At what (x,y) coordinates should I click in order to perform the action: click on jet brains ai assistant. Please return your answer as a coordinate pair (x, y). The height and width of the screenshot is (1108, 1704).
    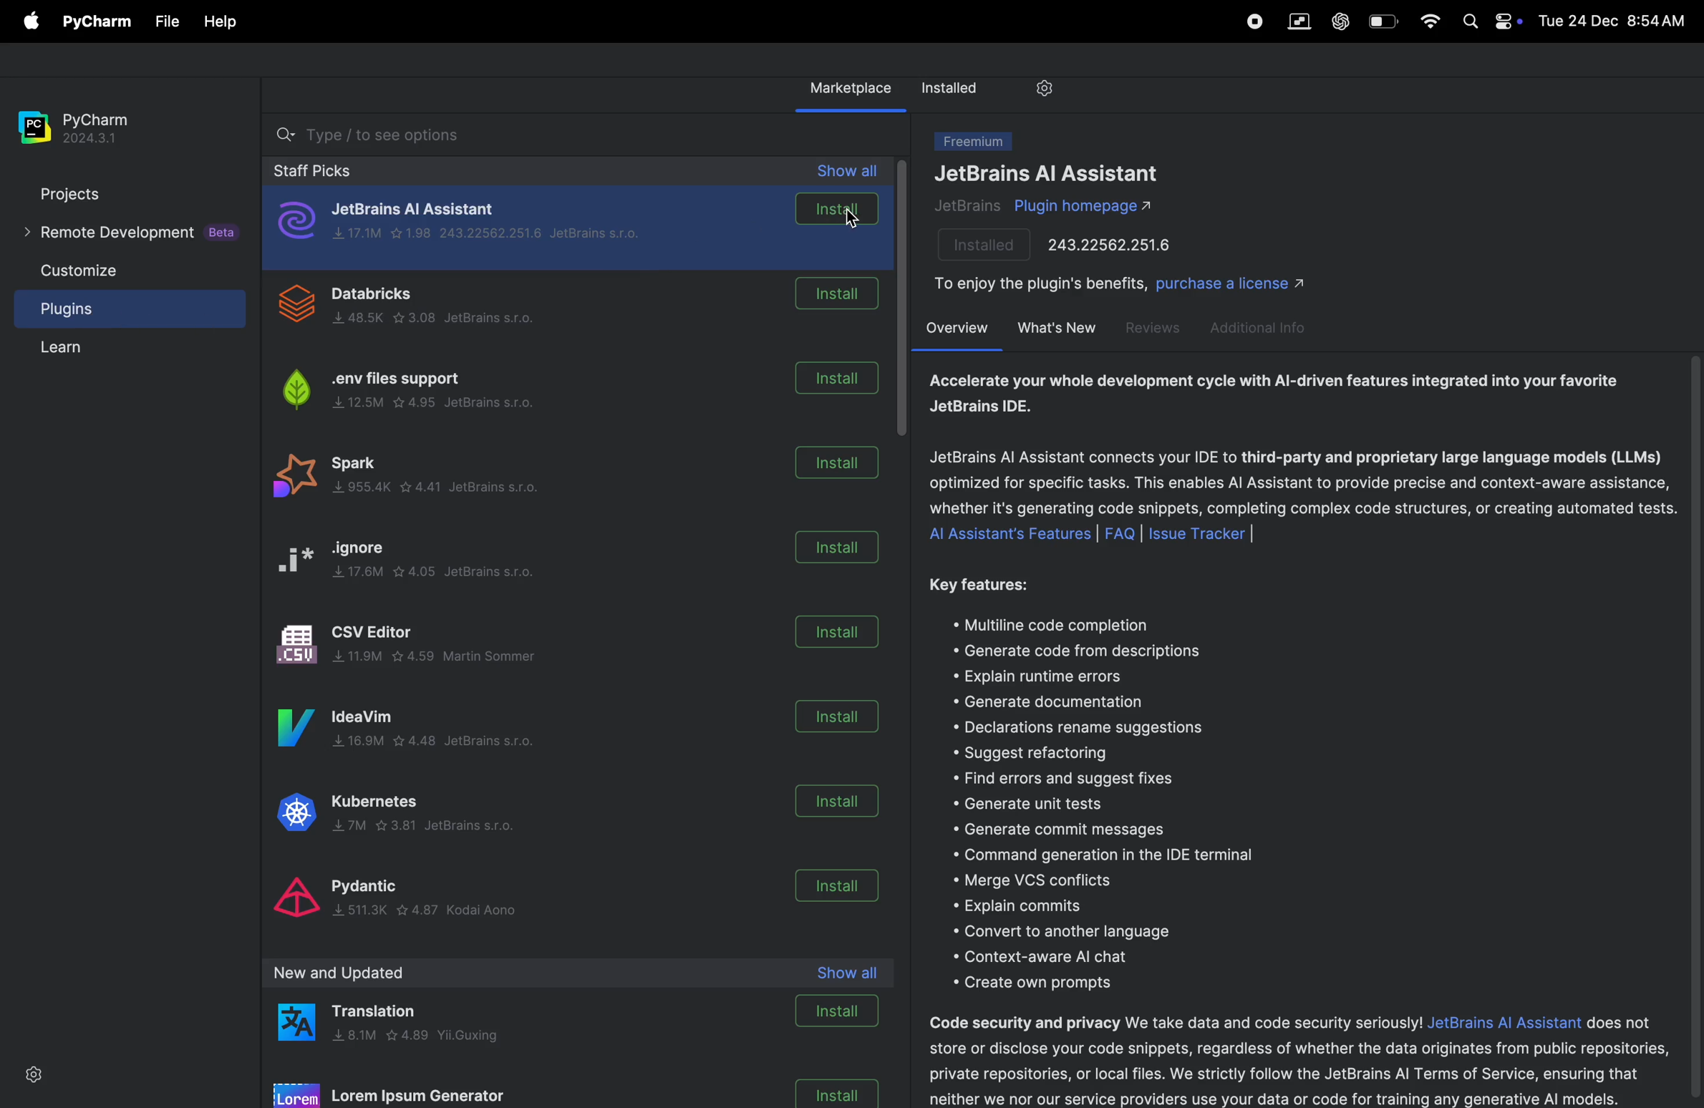
    Looking at the image, I should click on (510, 226).